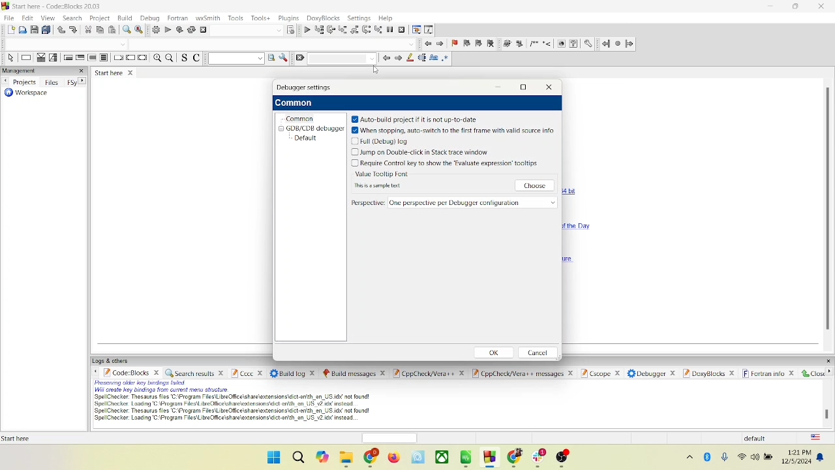 This screenshot has width=835, height=470. I want to click on clear, so click(301, 59).